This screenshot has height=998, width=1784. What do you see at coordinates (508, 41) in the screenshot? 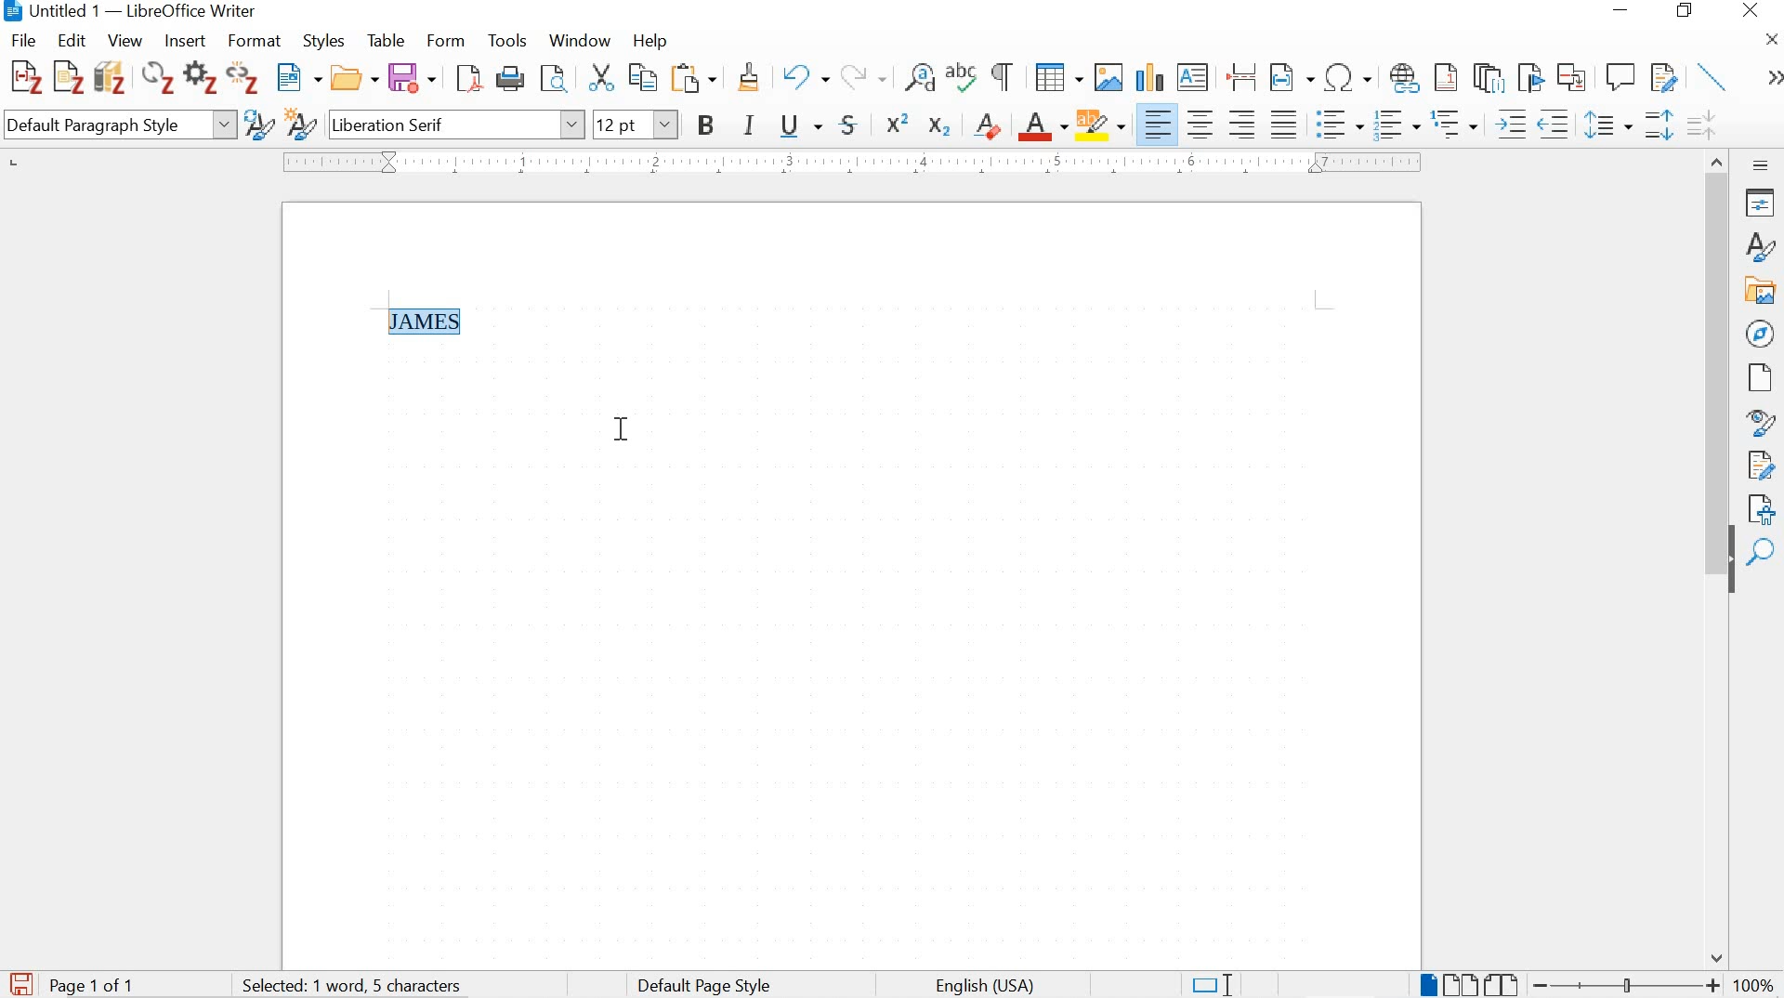
I see `tools` at bounding box center [508, 41].